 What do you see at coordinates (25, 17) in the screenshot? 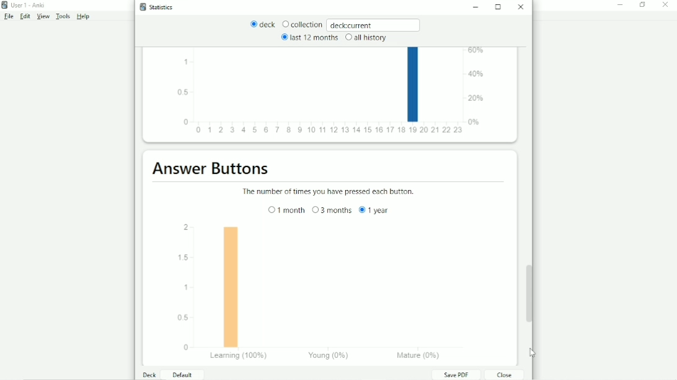
I see `Edit` at bounding box center [25, 17].